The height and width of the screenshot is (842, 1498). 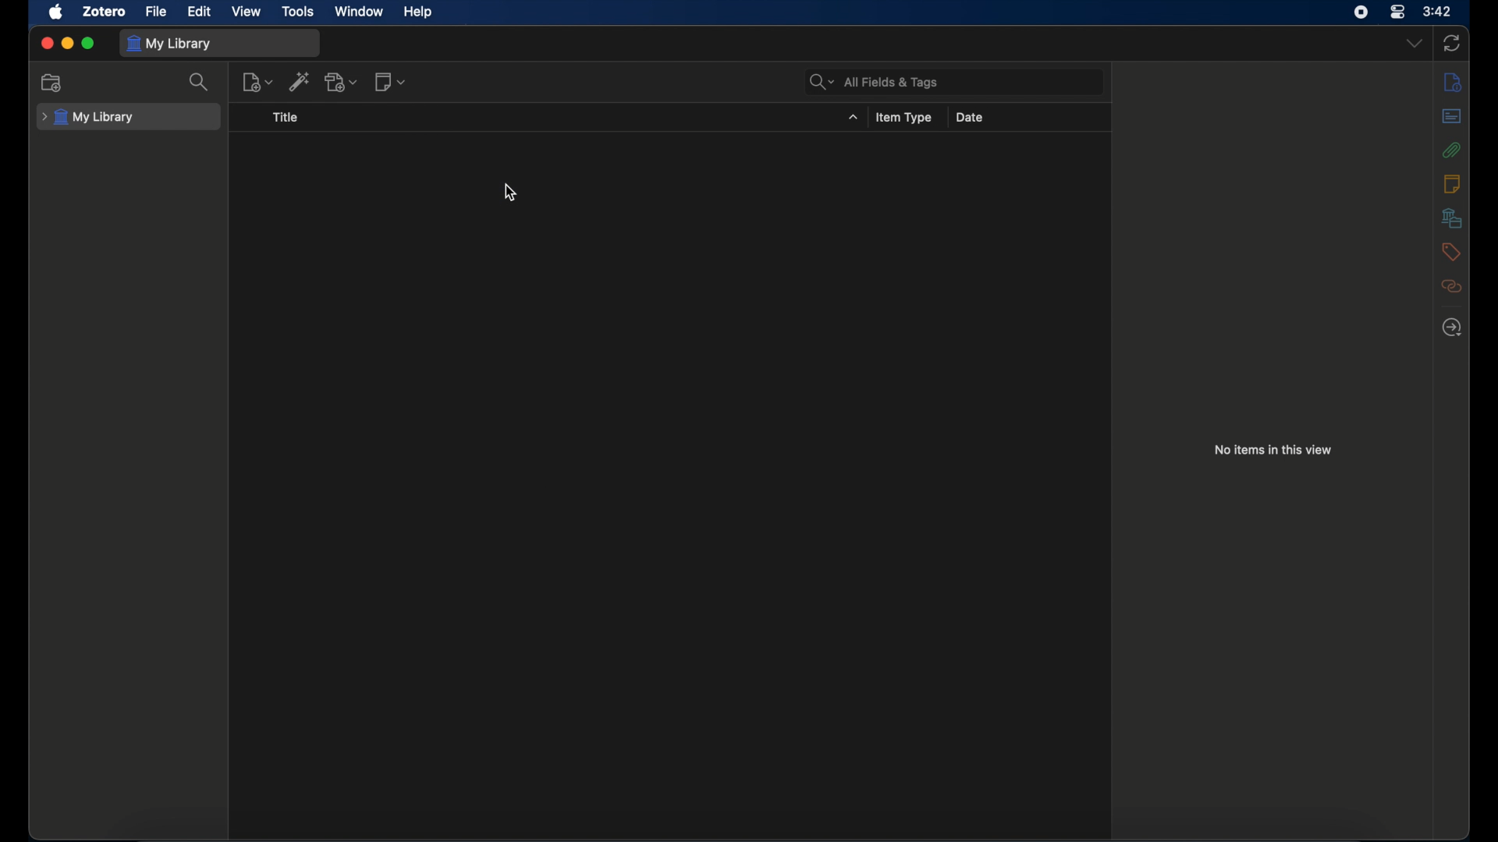 I want to click on screen recorder, so click(x=1361, y=12).